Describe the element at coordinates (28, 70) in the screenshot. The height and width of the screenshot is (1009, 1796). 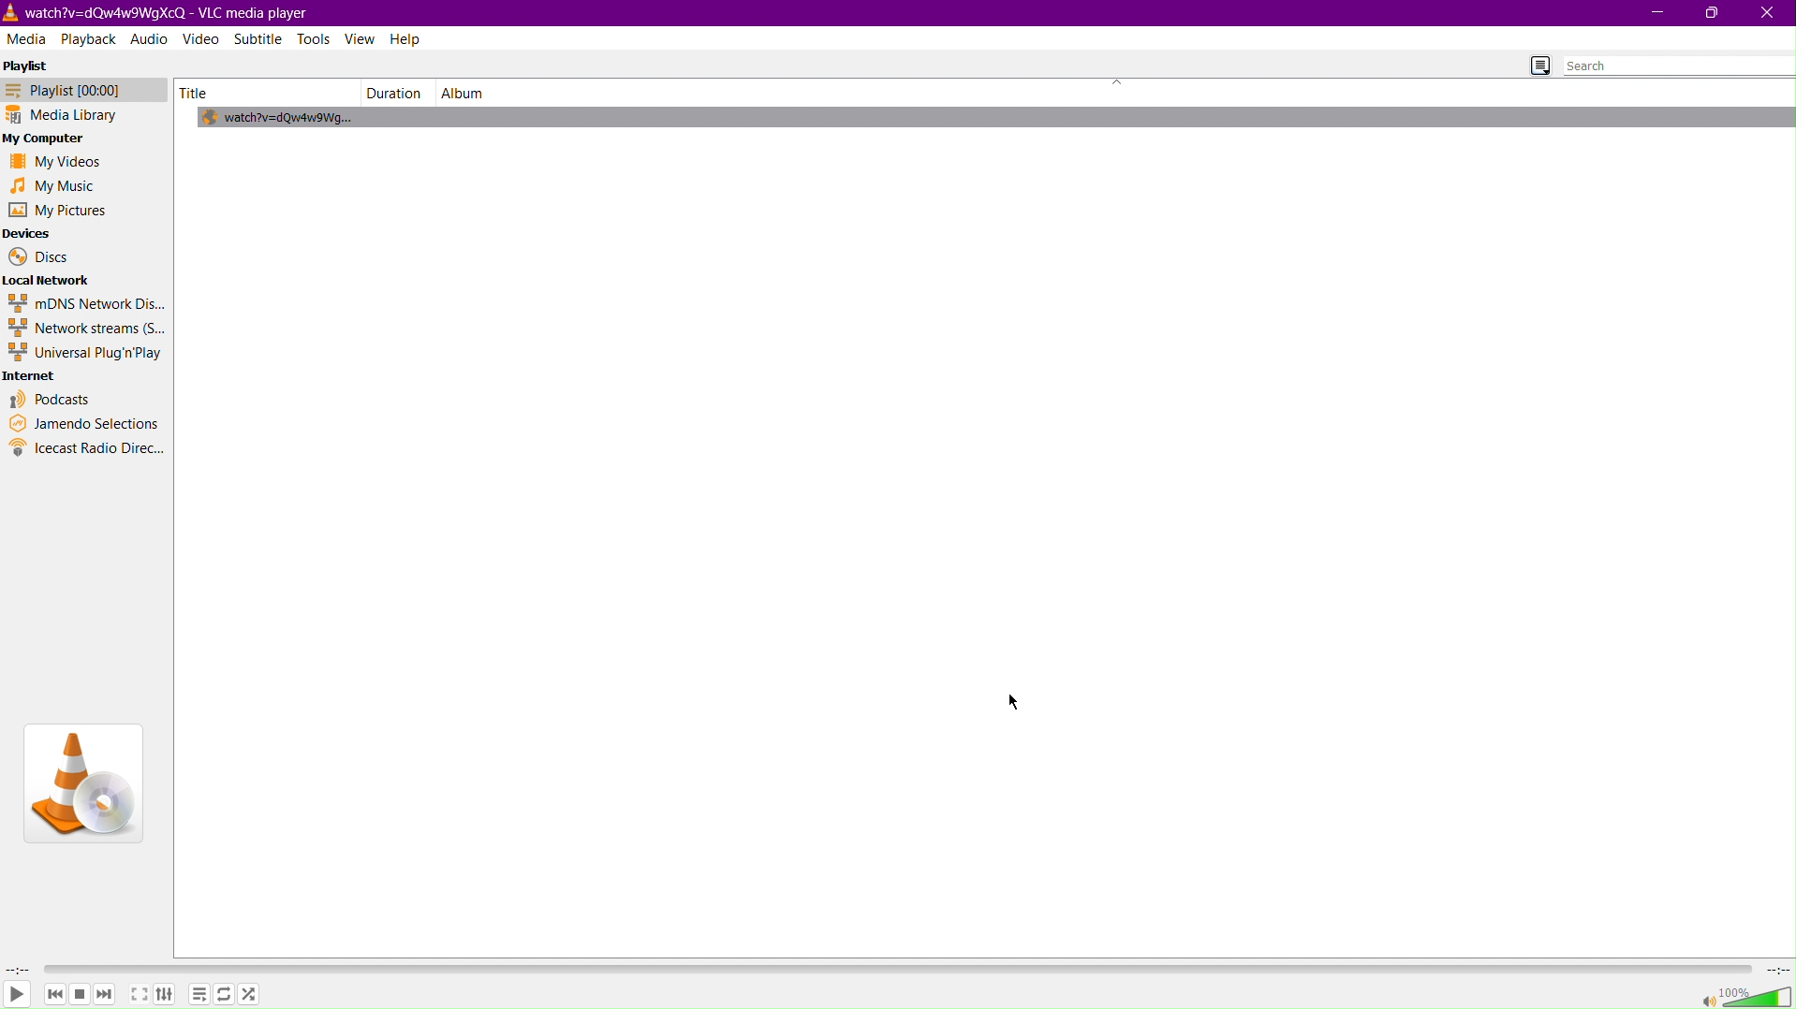
I see `Playlist` at that location.